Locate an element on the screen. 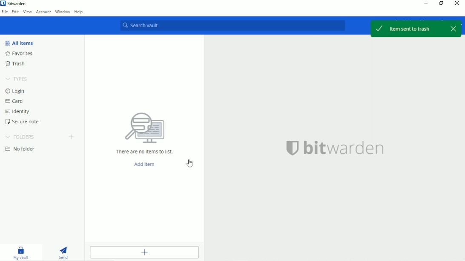  My vault is located at coordinates (22, 252).